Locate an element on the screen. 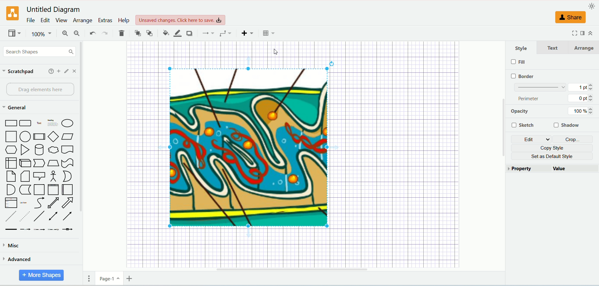 The image size is (599, 286). edit is located at coordinates (532, 140).